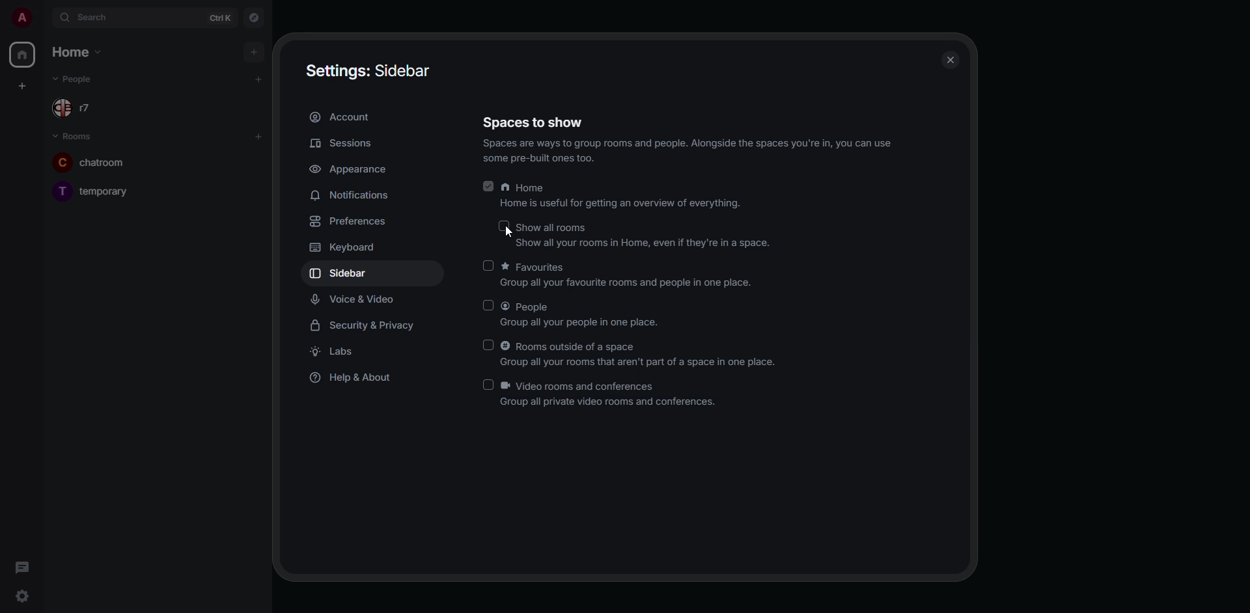  What do you see at coordinates (626, 197) in the screenshot?
I see `home` at bounding box center [626, 197].